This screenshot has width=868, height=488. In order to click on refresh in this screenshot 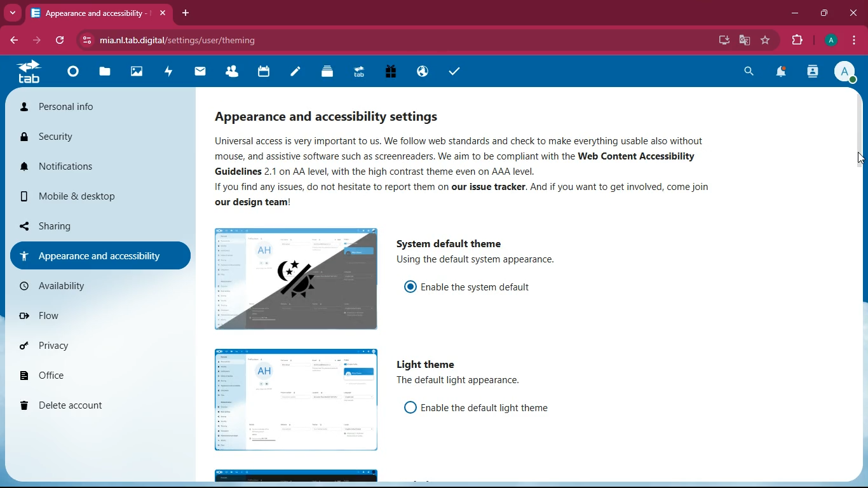, I will do `click(61, 41)`.